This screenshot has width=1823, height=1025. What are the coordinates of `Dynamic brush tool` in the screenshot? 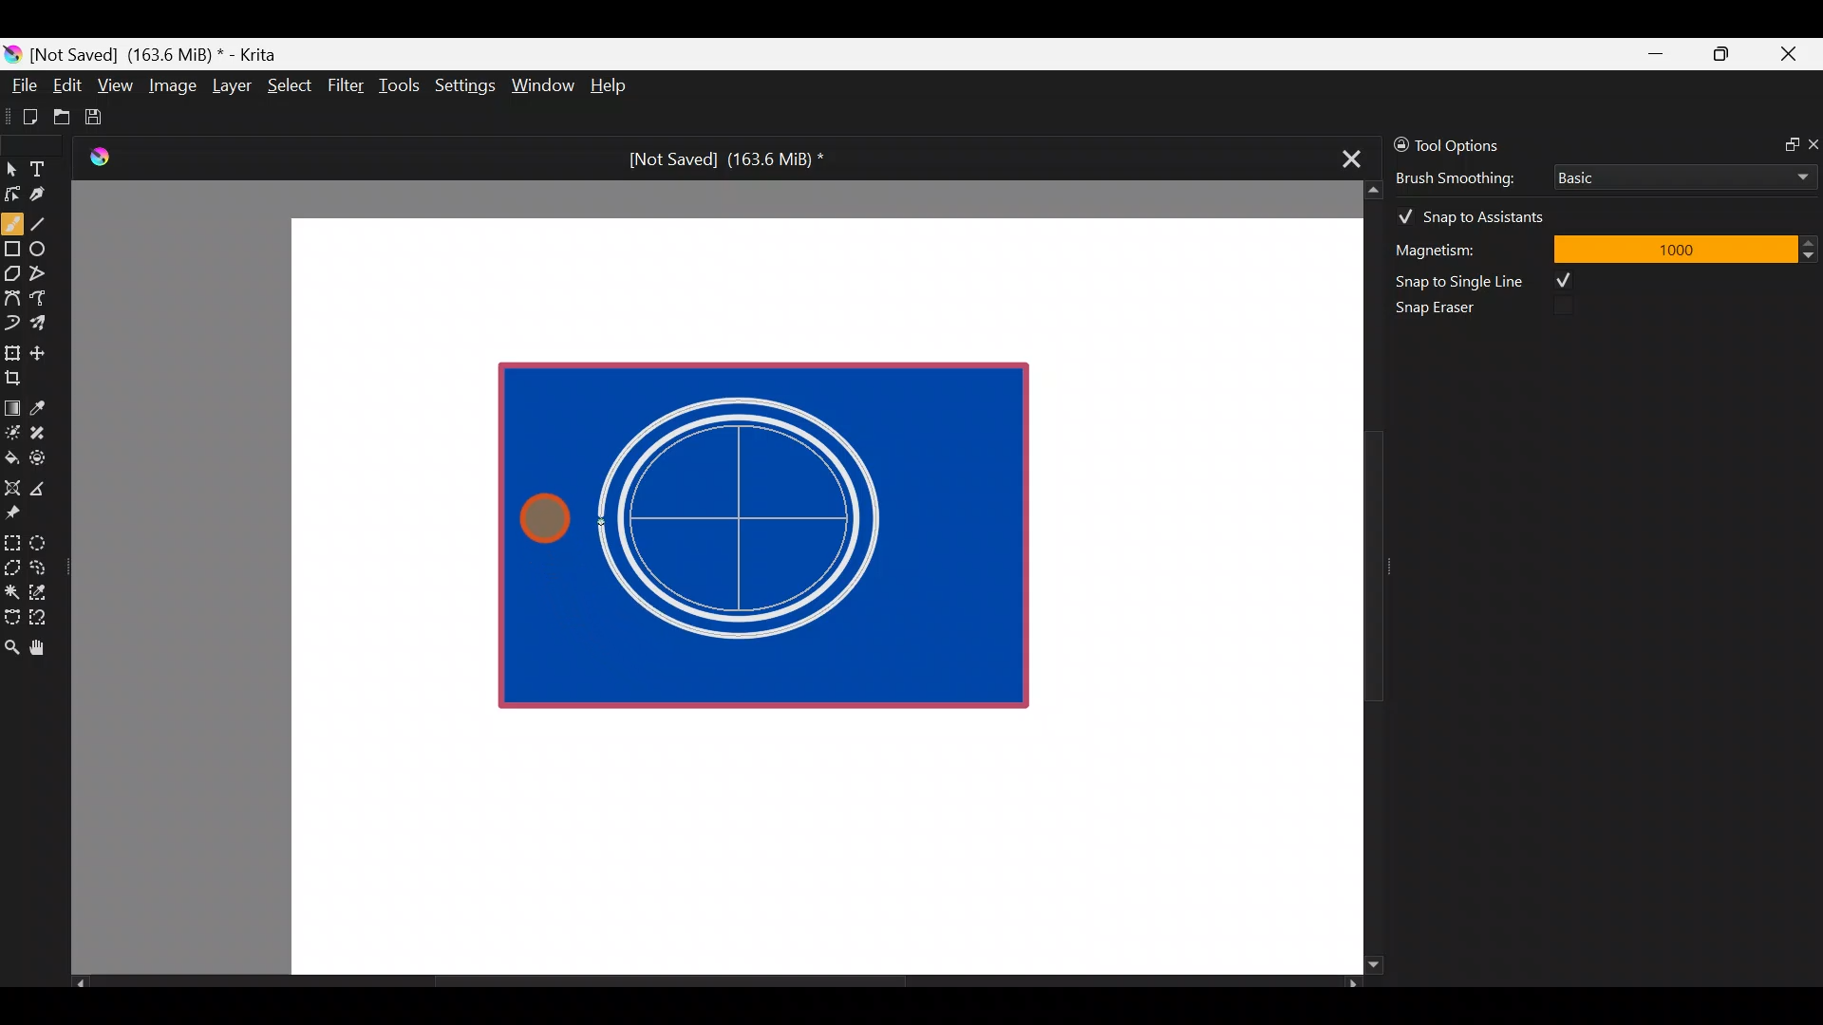 It's located at (13, 323).